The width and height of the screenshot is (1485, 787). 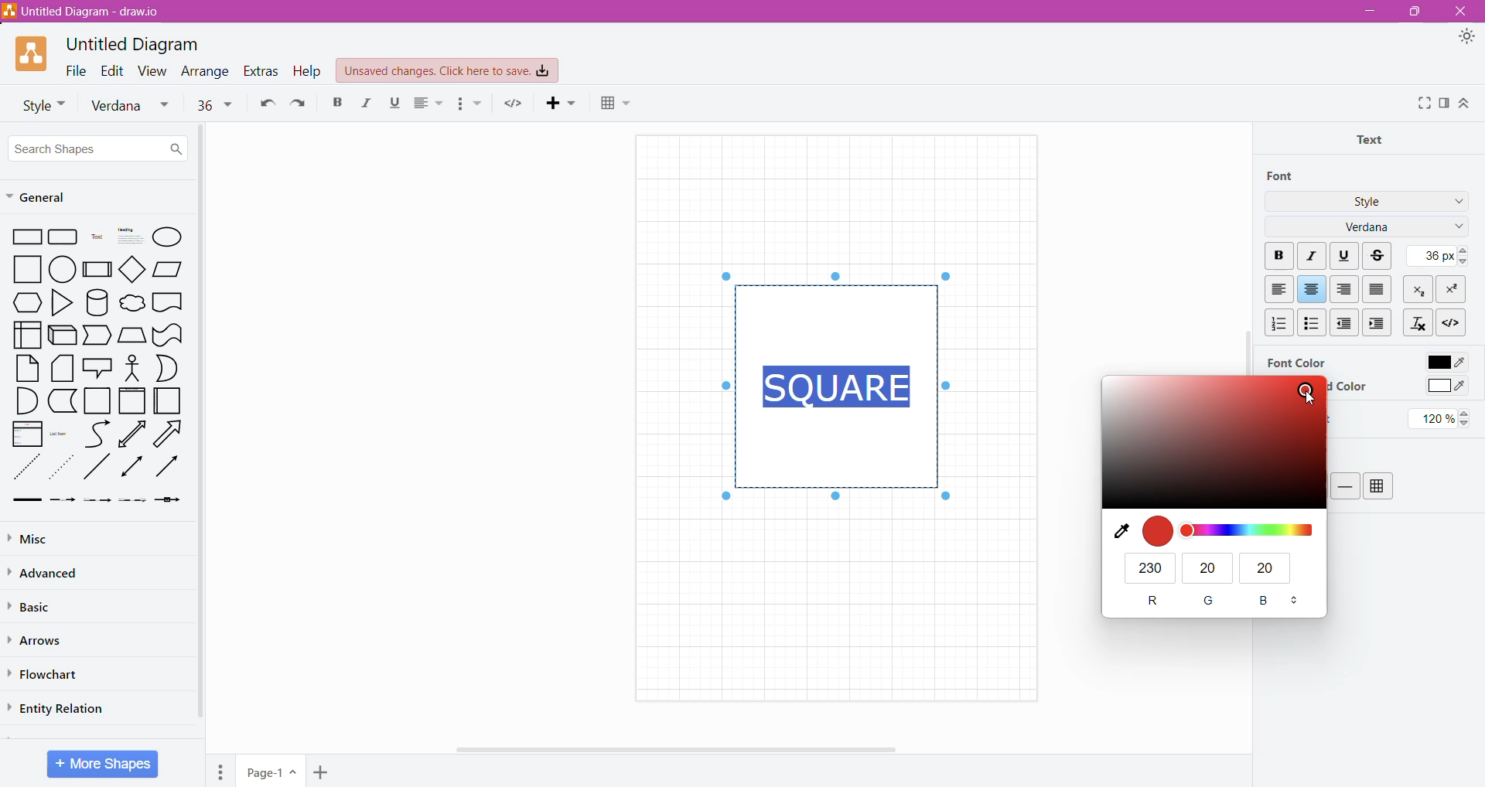 I want to click on Numbered List, so click(x=1276, y=322).